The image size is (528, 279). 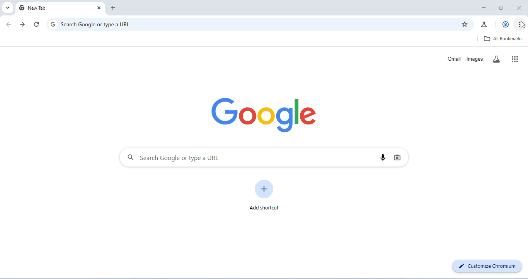 I want to click on all bookmarks, so click(x=504, y=39).